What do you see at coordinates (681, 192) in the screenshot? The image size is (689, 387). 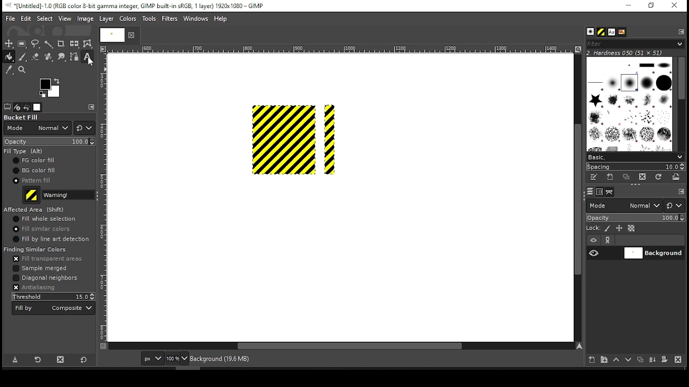 I see `configure this tab` at bounding box center [681, 192].